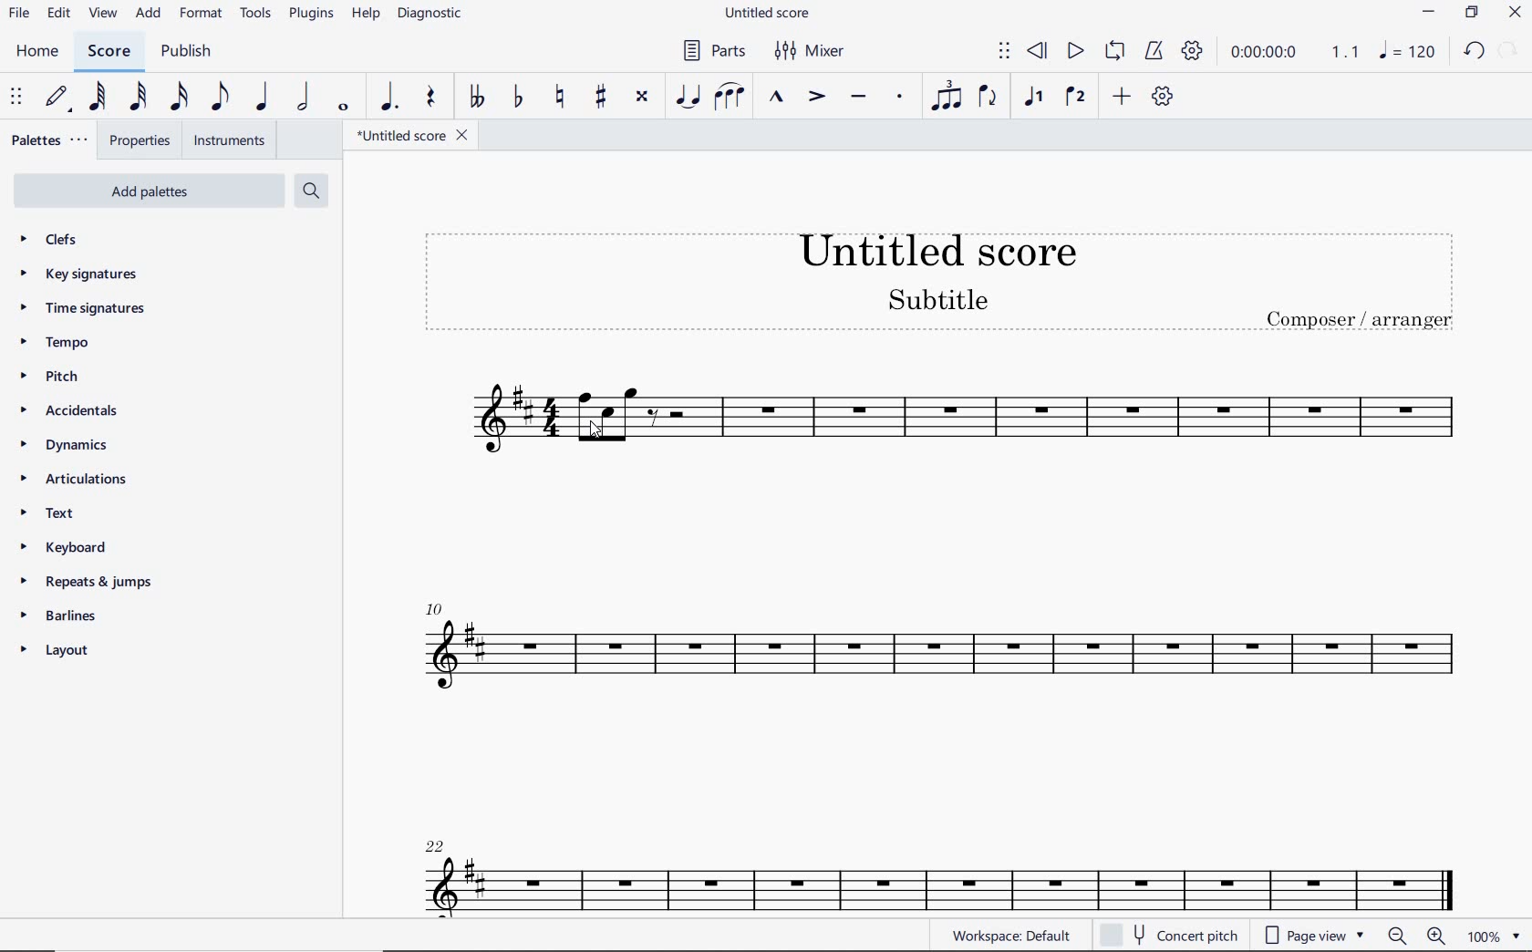  What do you see at coordinates (81, 411) in the screenshot?
I see `ACCIDENTALS` at bounding box center [81, 411].